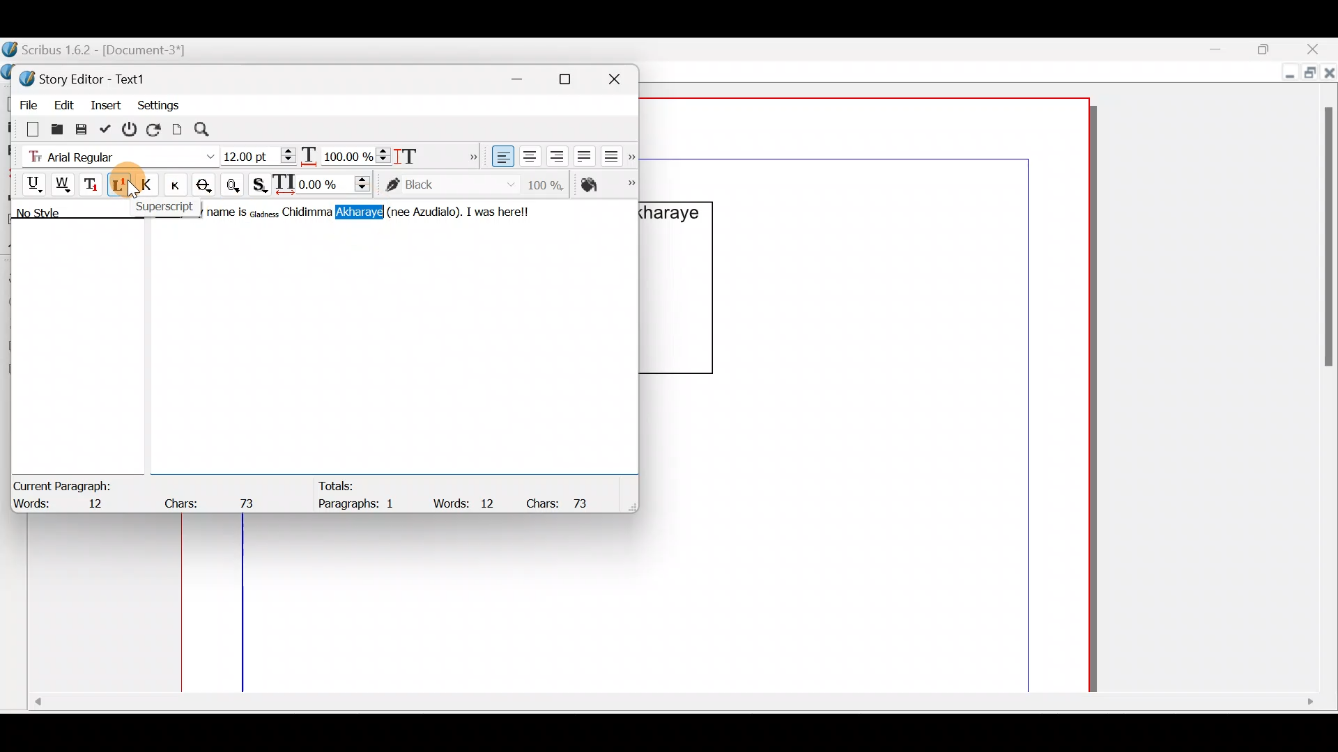 The height and width of the screenshot is (752, 1338). I want to click on File, so click(24, 102).